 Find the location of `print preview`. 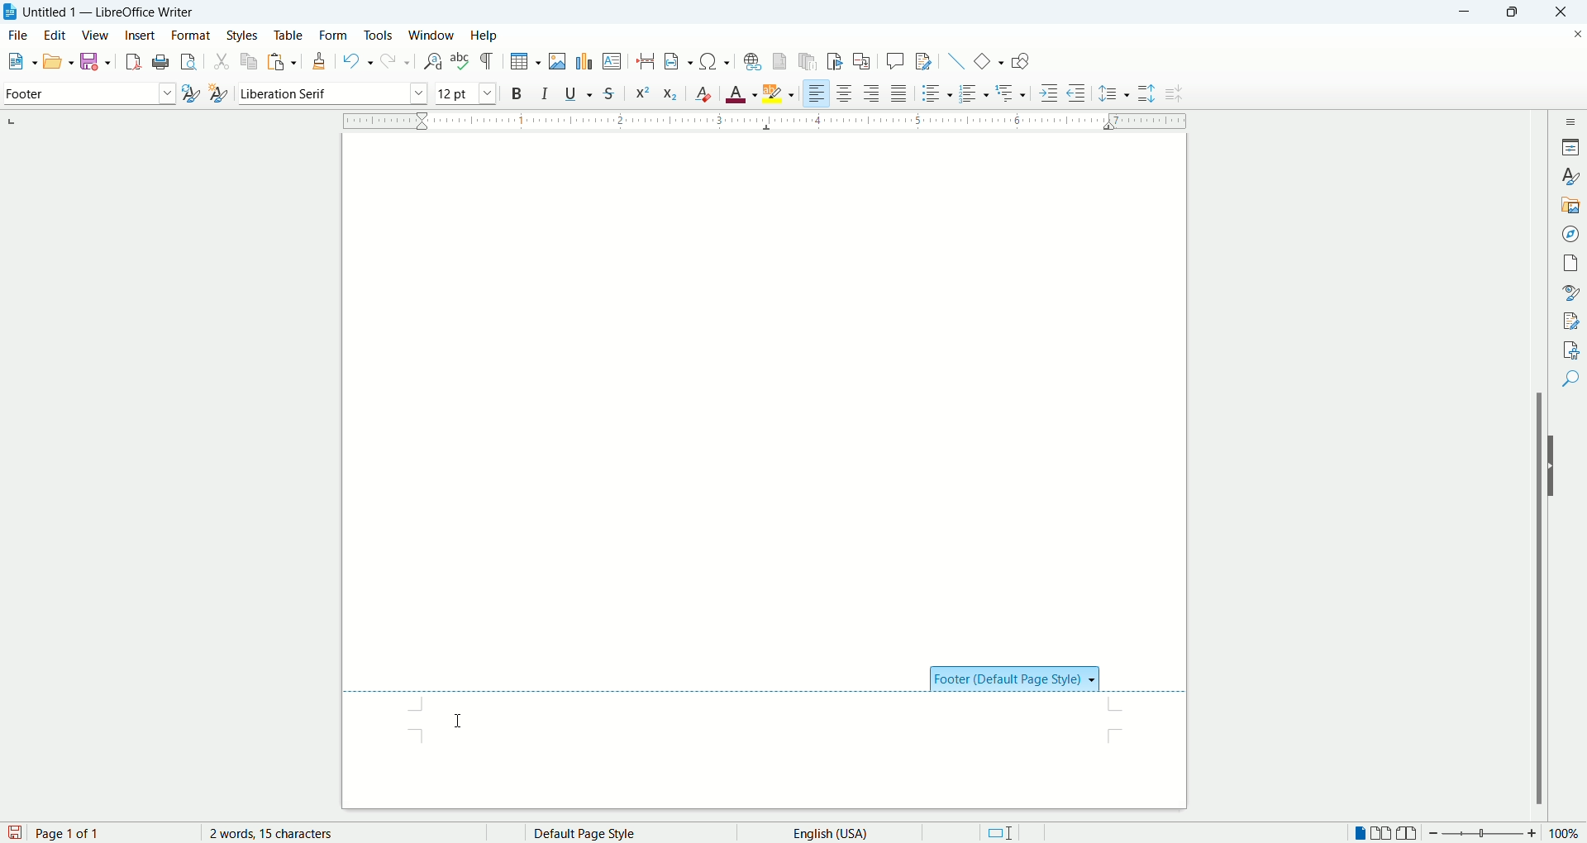

print preview is located at coordinates (189, 63).